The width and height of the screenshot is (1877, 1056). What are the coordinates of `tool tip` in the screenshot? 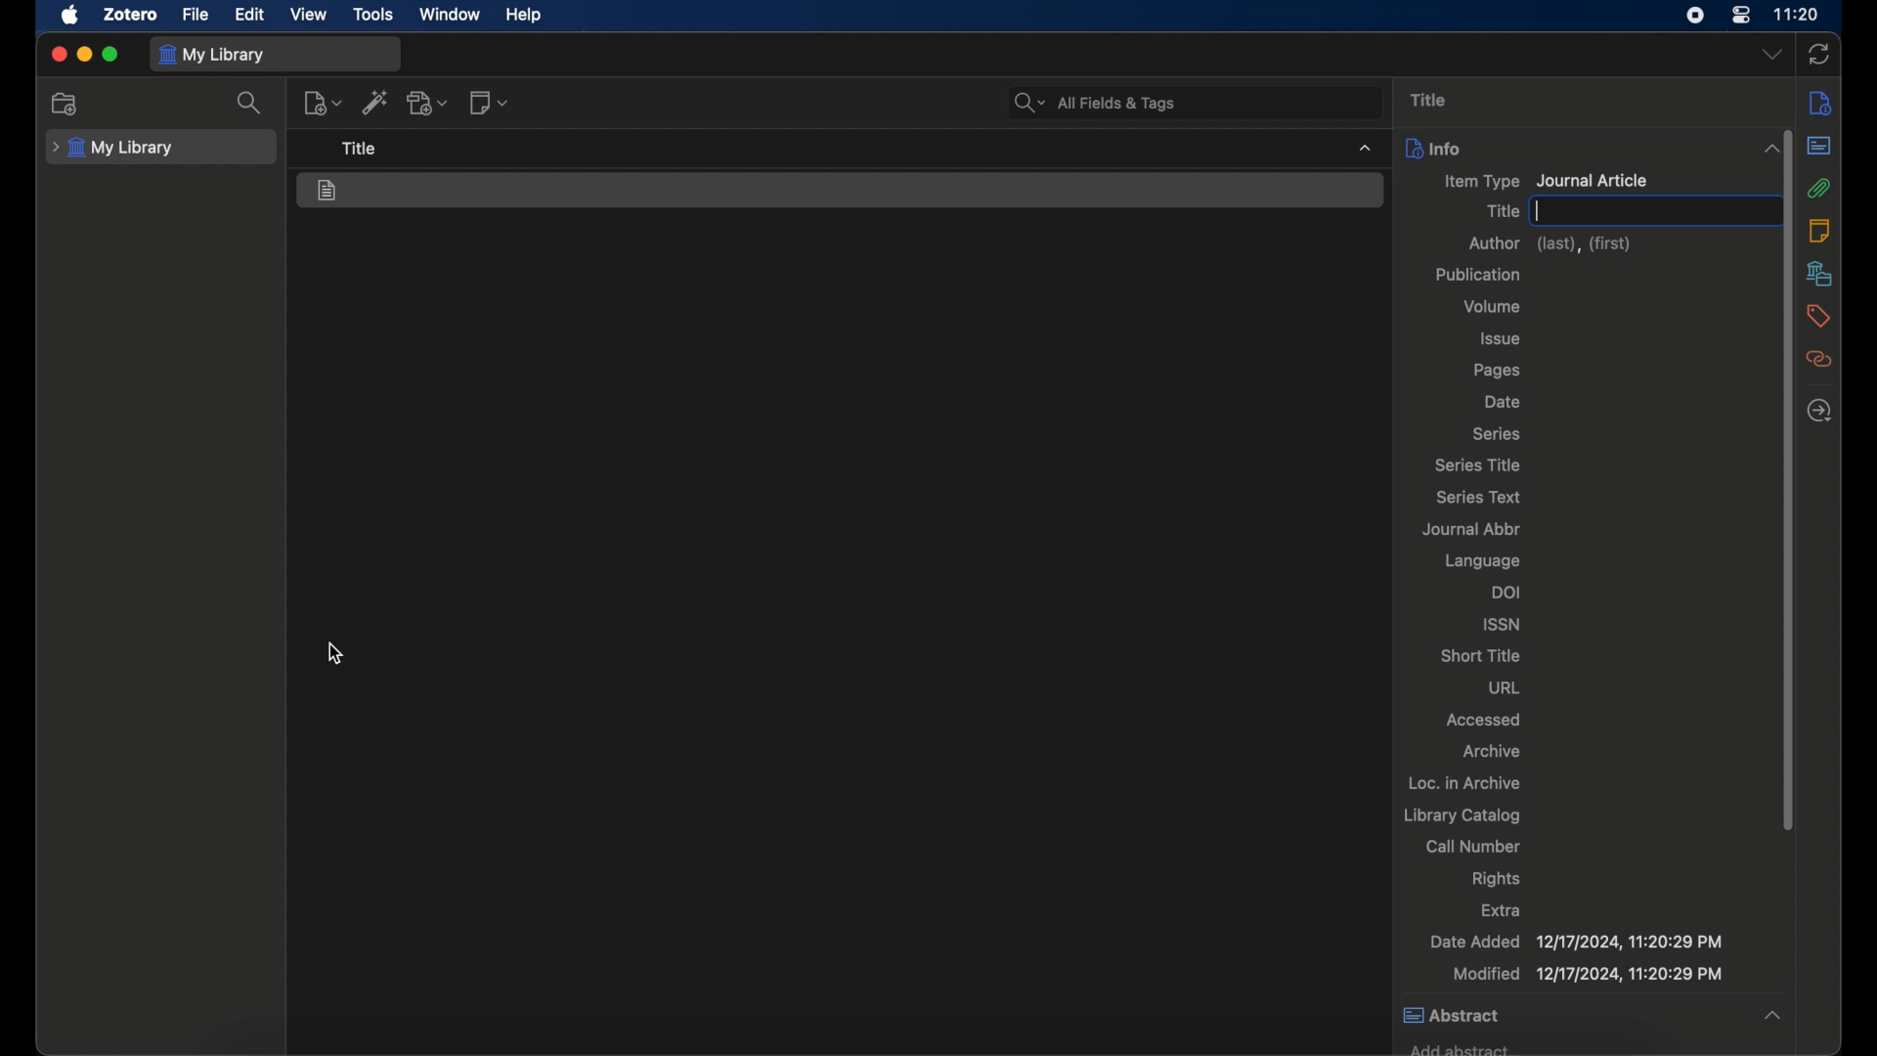 It's located at (360, 149).